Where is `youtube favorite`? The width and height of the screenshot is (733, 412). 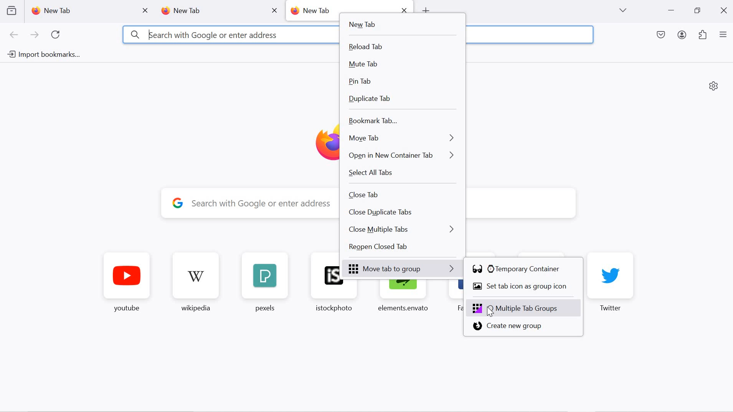 youtube favorite is located at coordinates (127, 284).